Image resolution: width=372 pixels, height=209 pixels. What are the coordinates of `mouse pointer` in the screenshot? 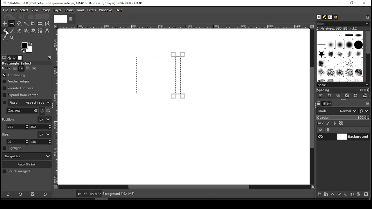 It's located at (8, 33).